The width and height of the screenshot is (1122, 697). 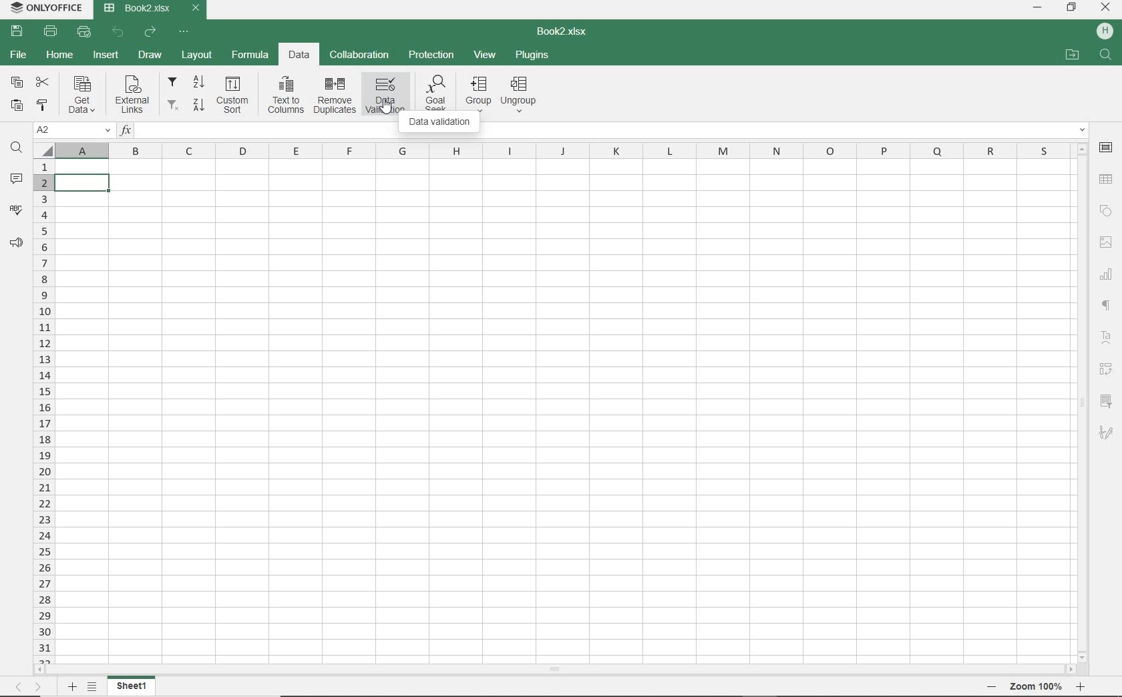 What do you see at coordinates (85, 94) in the screenshot?
I see `get data` at bounding box center [85, 94].